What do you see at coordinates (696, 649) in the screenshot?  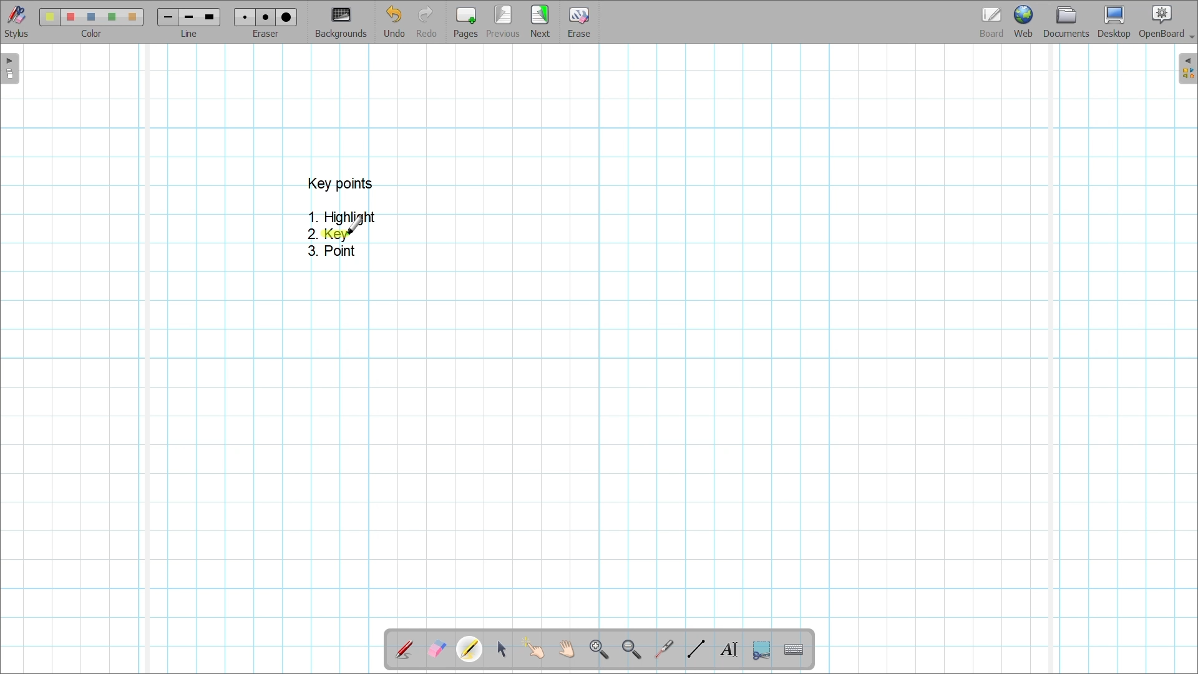 I see `Draw lines` at bounding box center [696, 649].